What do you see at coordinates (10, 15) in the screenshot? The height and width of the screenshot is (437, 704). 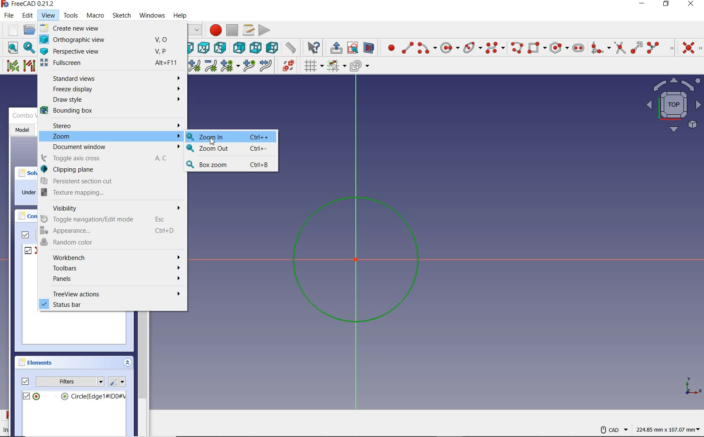 I see `file` at bounding box center [10, 15].